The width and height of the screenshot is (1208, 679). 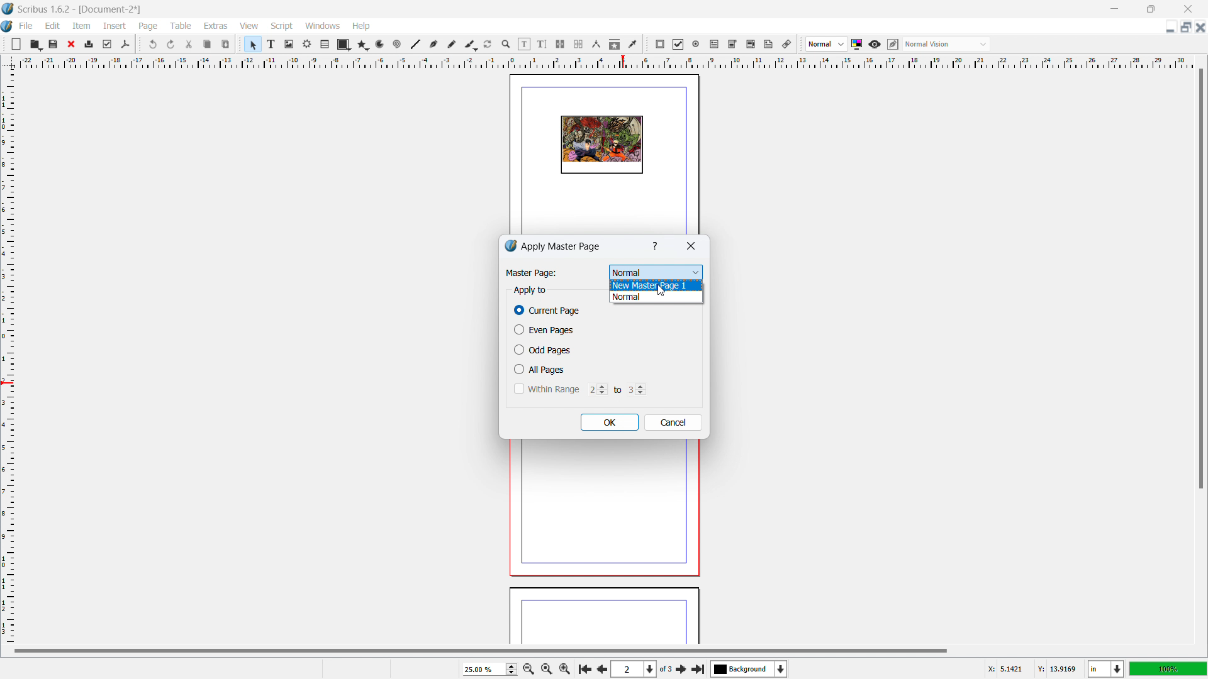 What do you see at coordinates (289, 44) in the screenshot?
I see `image frame` at bounding box center [289, 44].